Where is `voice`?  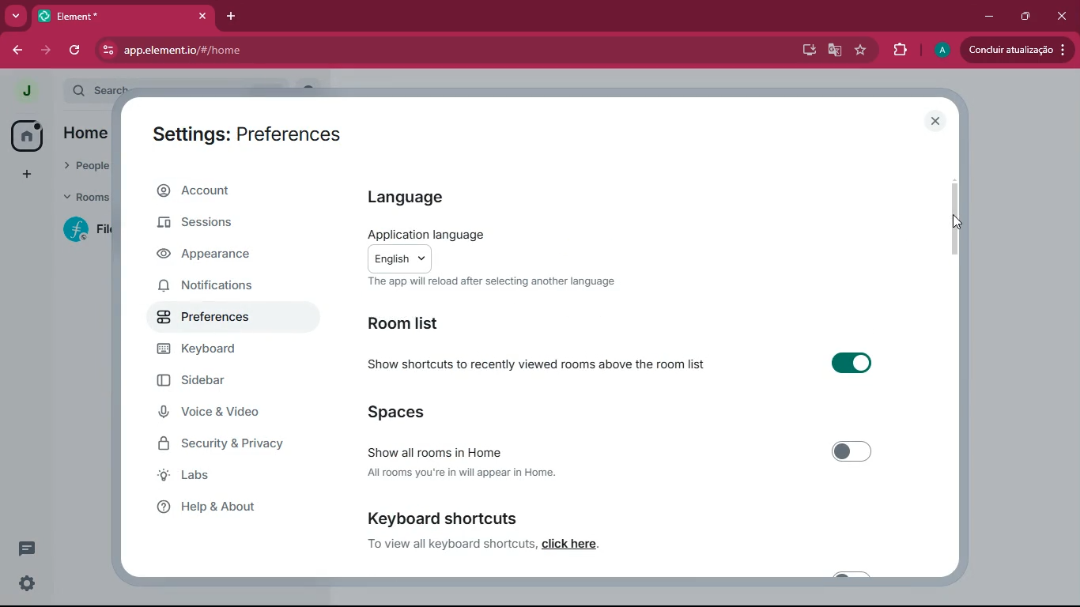
voice is located at coordinates (227, 414).